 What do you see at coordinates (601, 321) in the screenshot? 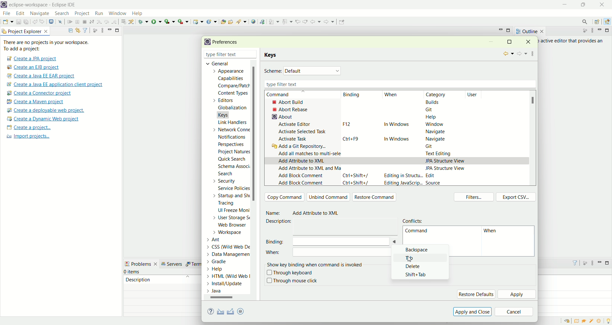
I see `what's new` at bounding box center [601, 321].